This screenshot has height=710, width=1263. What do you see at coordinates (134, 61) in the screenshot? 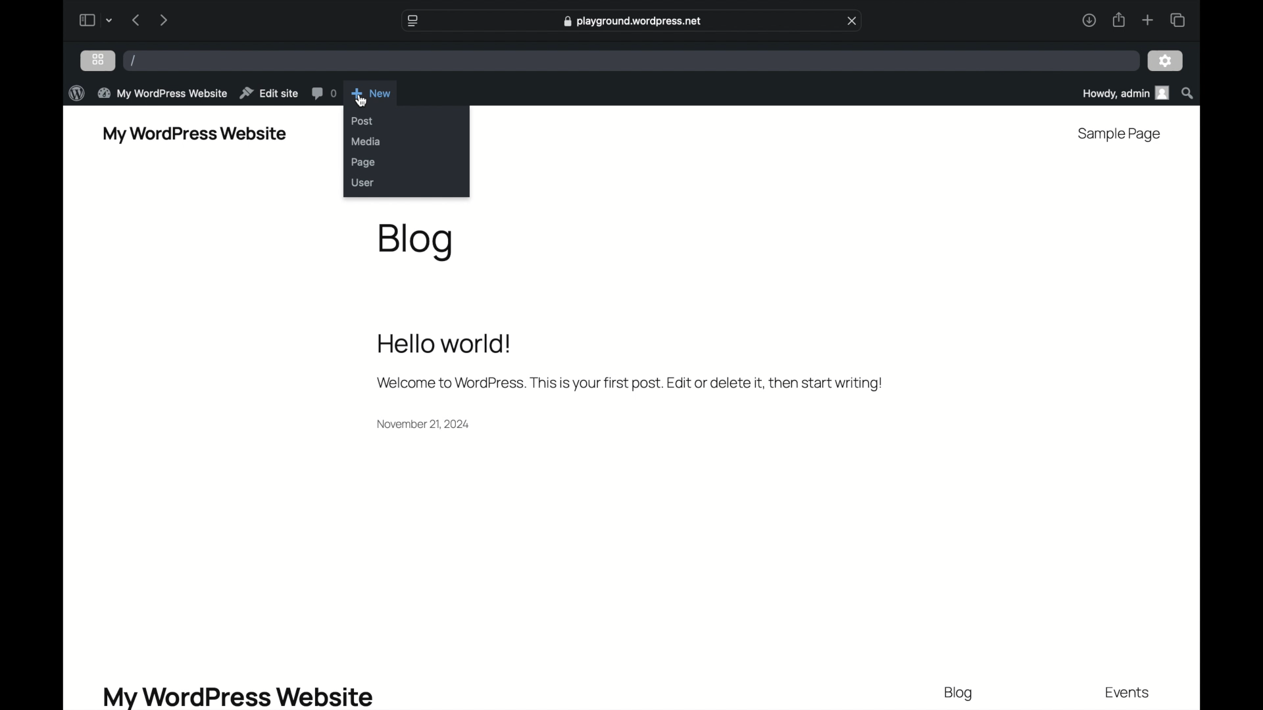
I see `/` at bounding box center [134, 61].